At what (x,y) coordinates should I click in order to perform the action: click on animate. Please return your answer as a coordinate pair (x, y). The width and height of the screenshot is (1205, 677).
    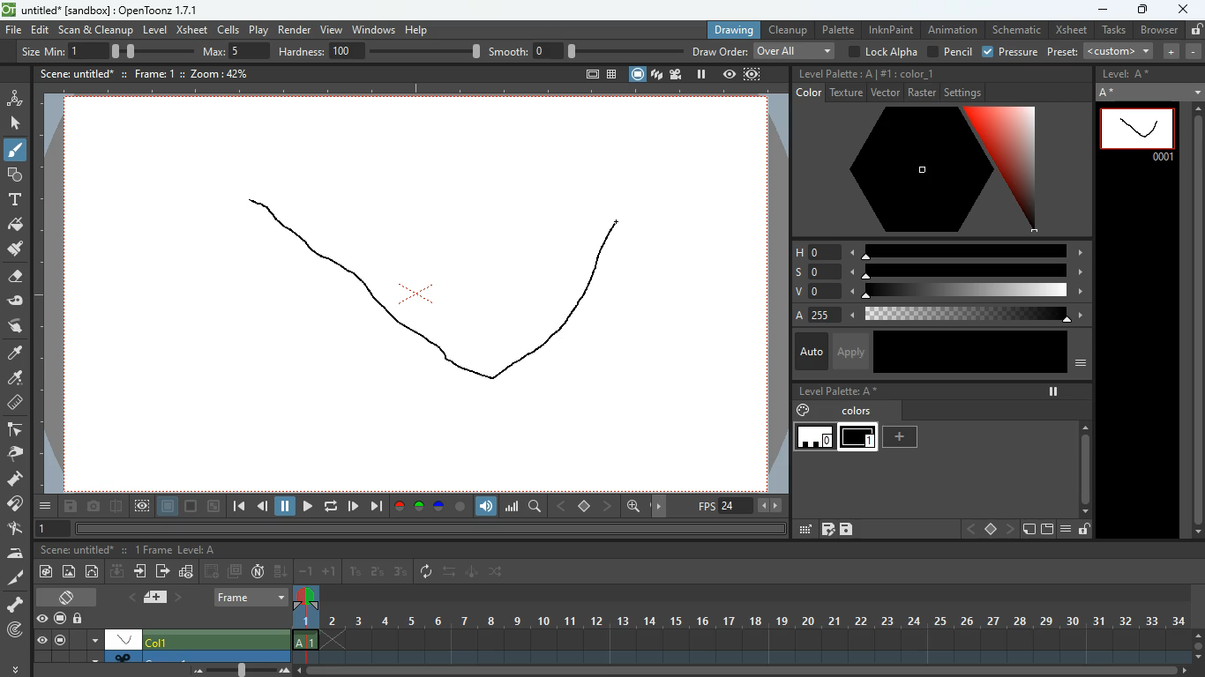
    Looking at the image, I should click on (15, 97).